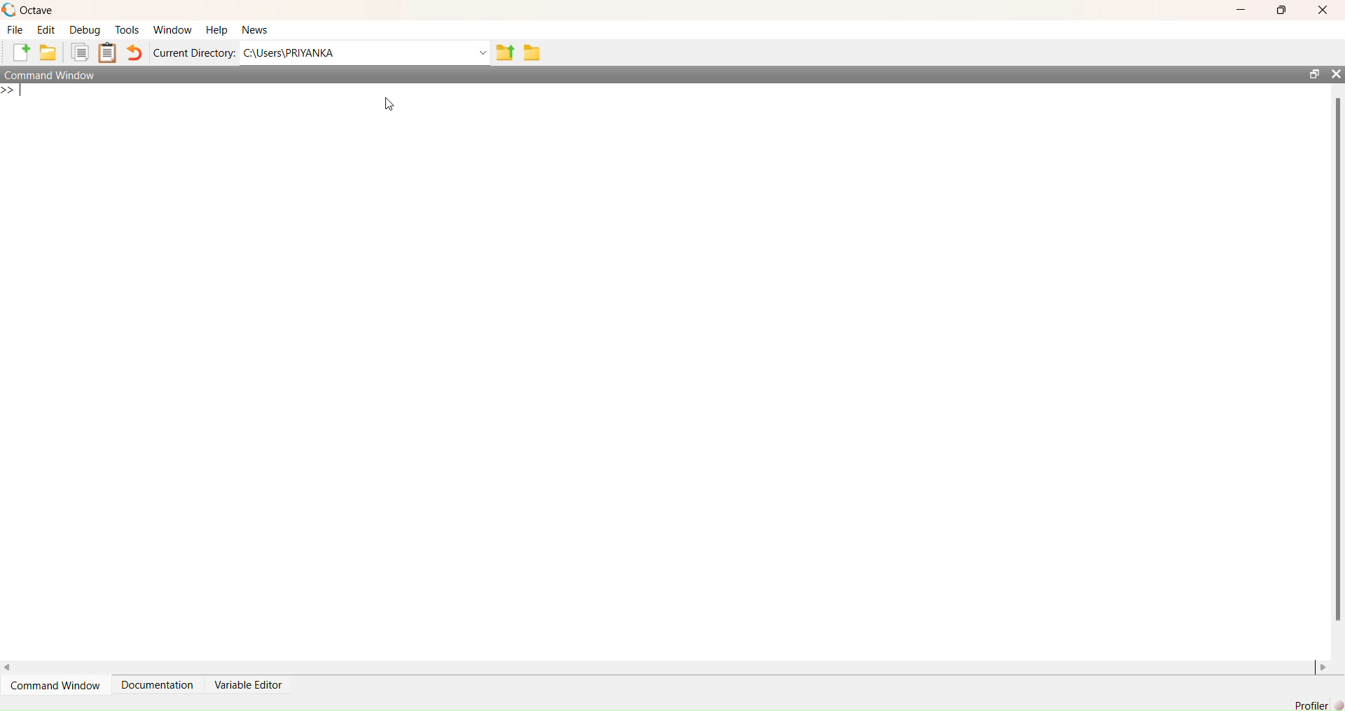 The width and height of the screenshot is (1345, 711). What do you see at coordinates (79, 52) in the screenshot?
I see `copy` at bounding box center [79, 52].